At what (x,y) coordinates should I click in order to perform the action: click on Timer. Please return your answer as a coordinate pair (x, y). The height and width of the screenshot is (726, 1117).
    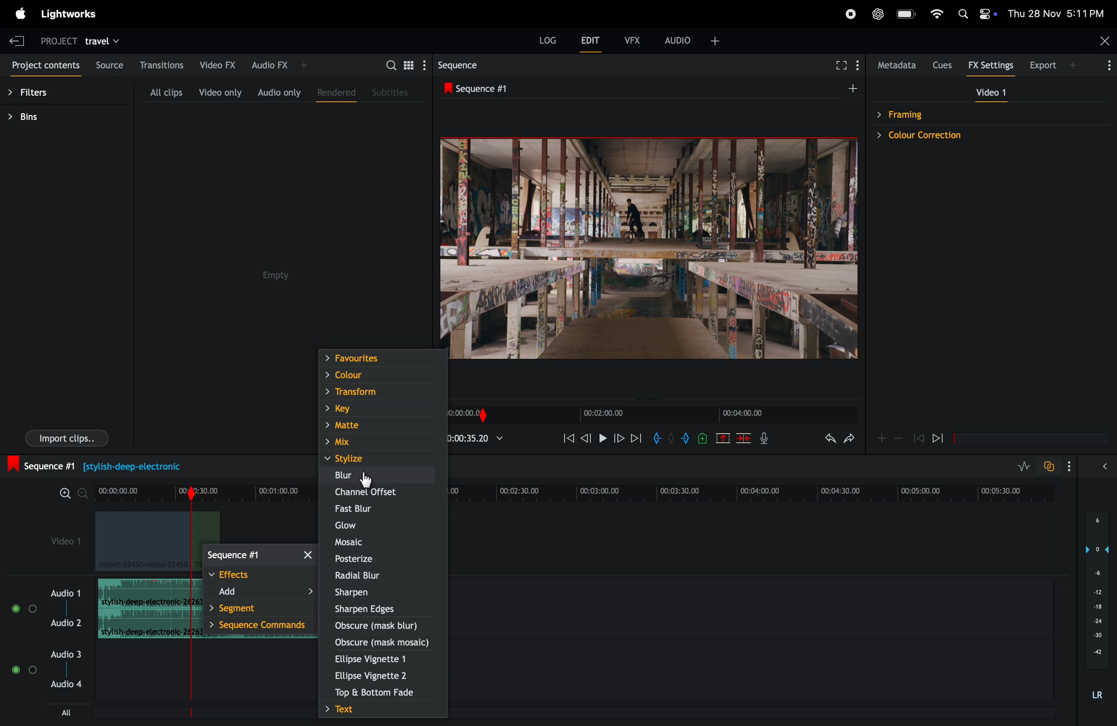
    Looking at the image, I should click on (202, 492).